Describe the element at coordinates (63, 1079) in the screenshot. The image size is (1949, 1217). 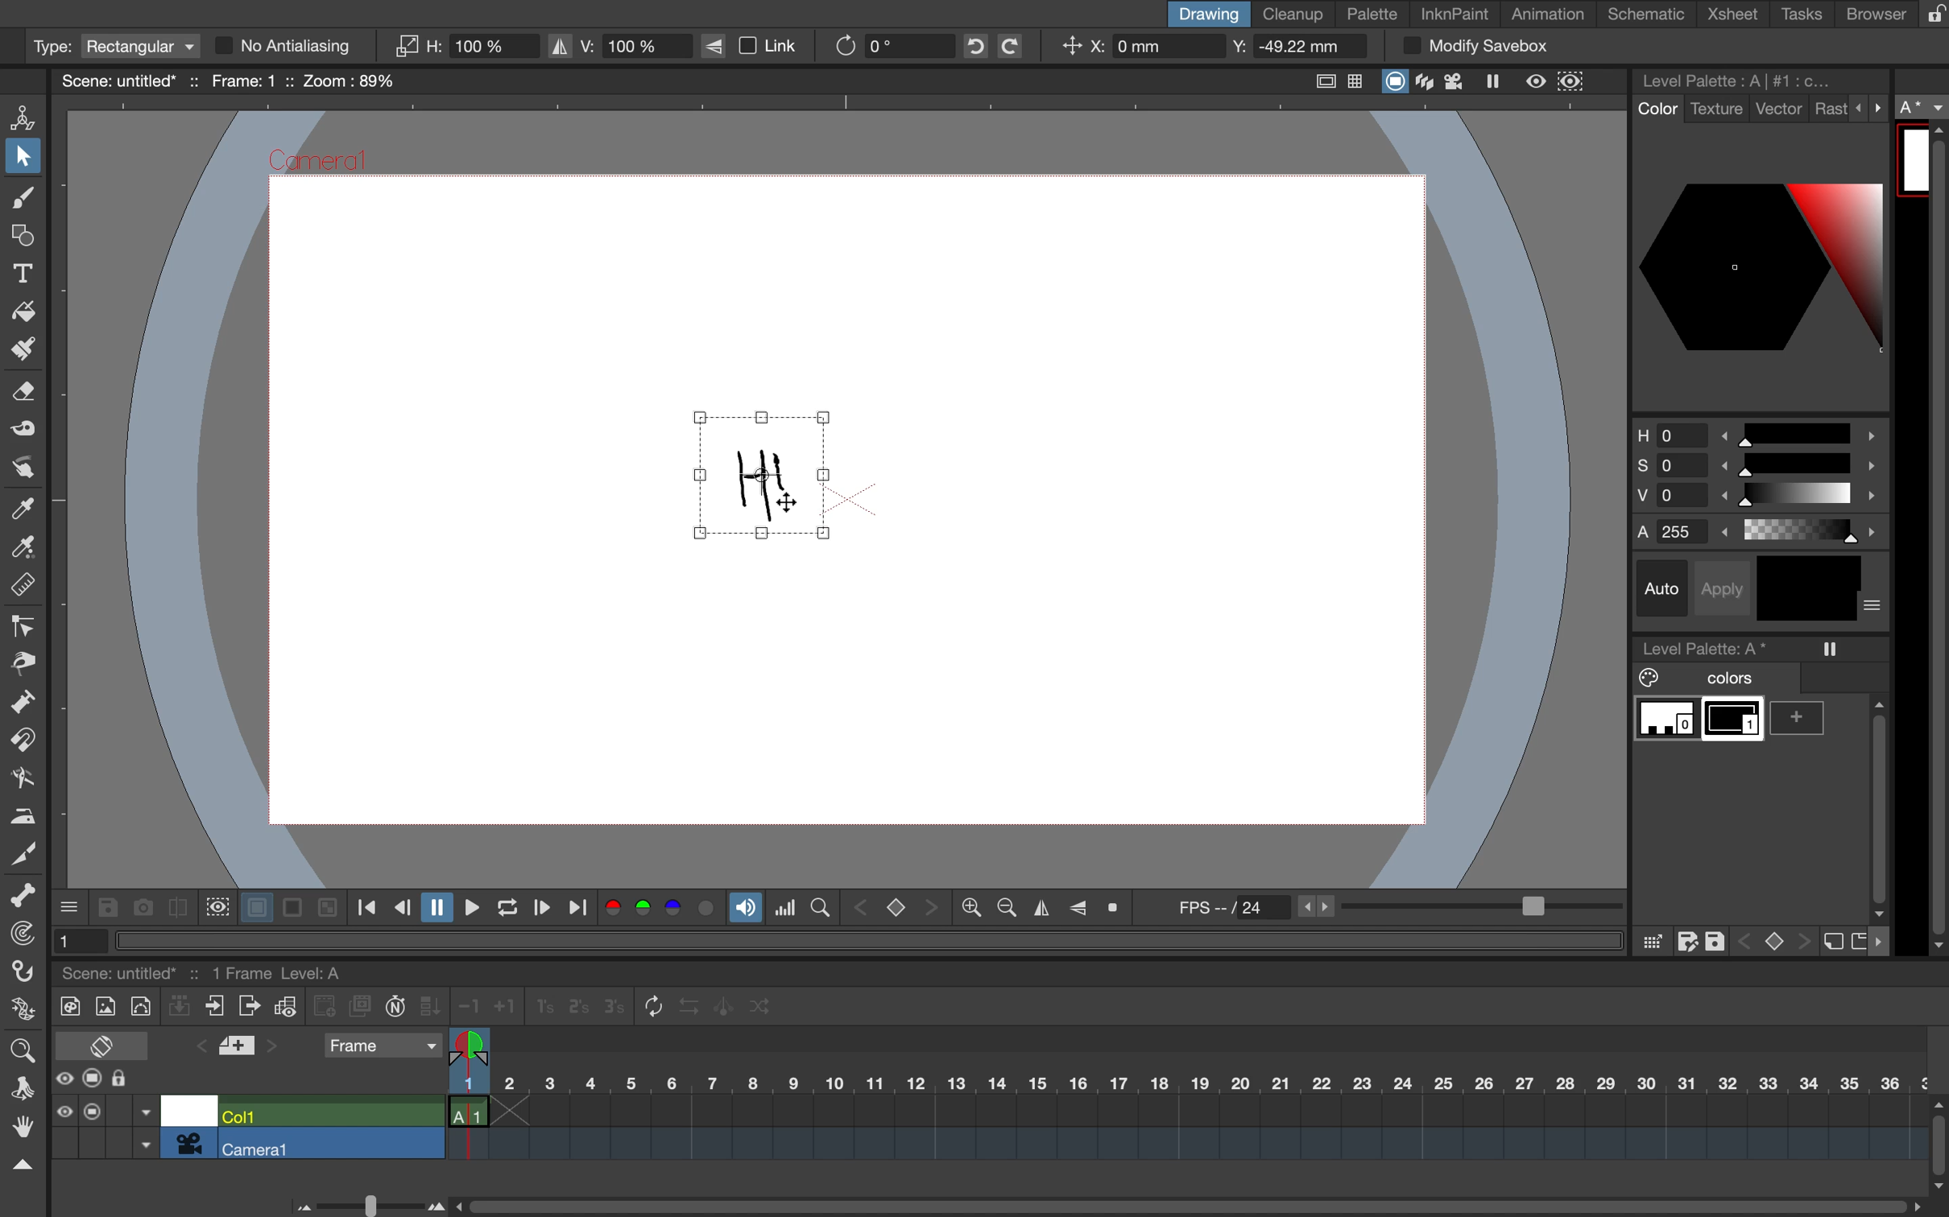
I see `preview visibility toggle all` at that location.